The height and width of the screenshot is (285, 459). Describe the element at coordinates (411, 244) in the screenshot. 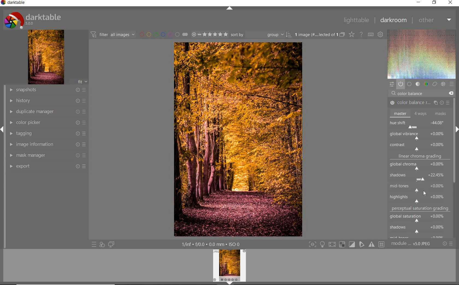

I see `module order` at that location.